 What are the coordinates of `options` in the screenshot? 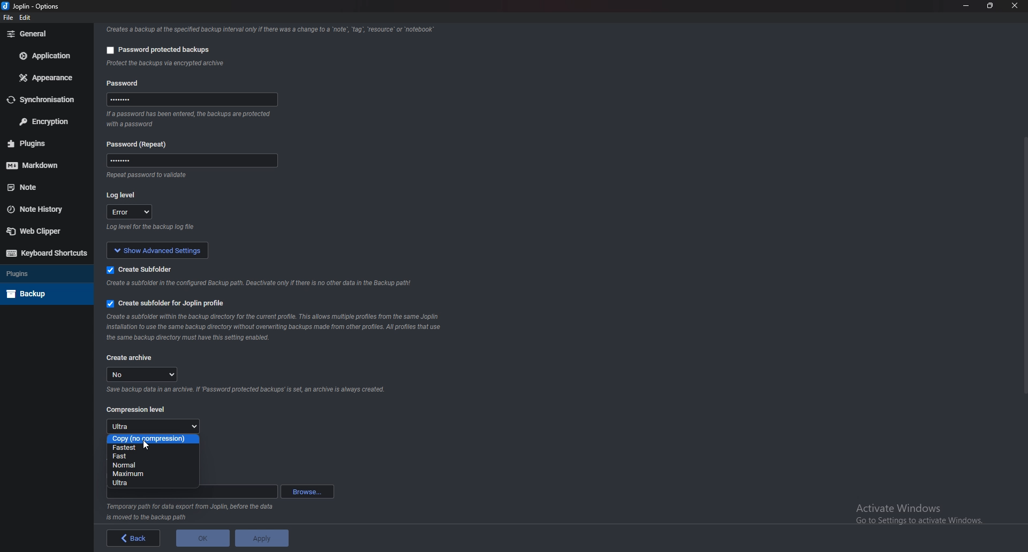 It's located at (49, 6).